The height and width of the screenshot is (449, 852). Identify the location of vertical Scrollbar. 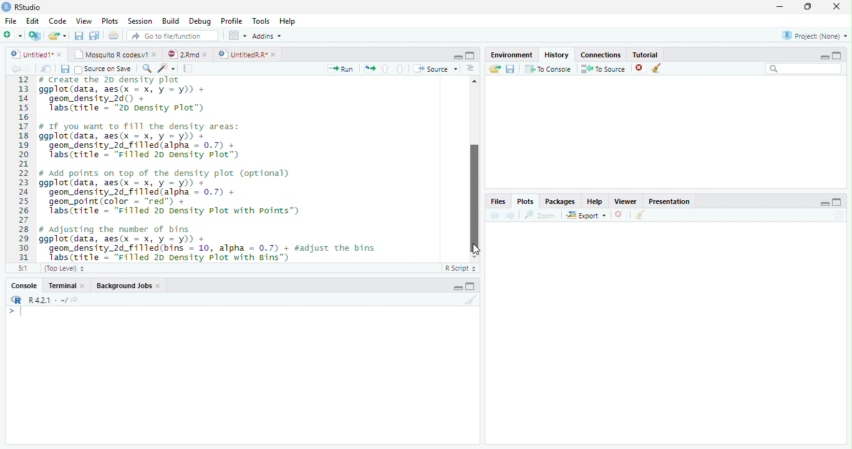
(475, 198).